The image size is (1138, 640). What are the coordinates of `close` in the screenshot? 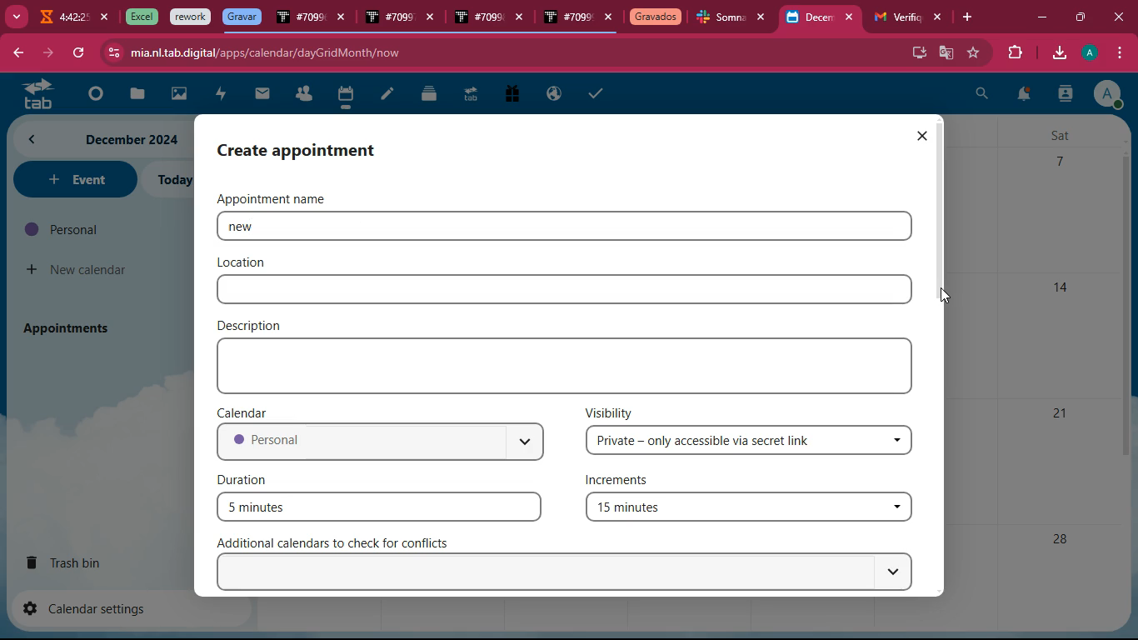 It's located at (609, 18).